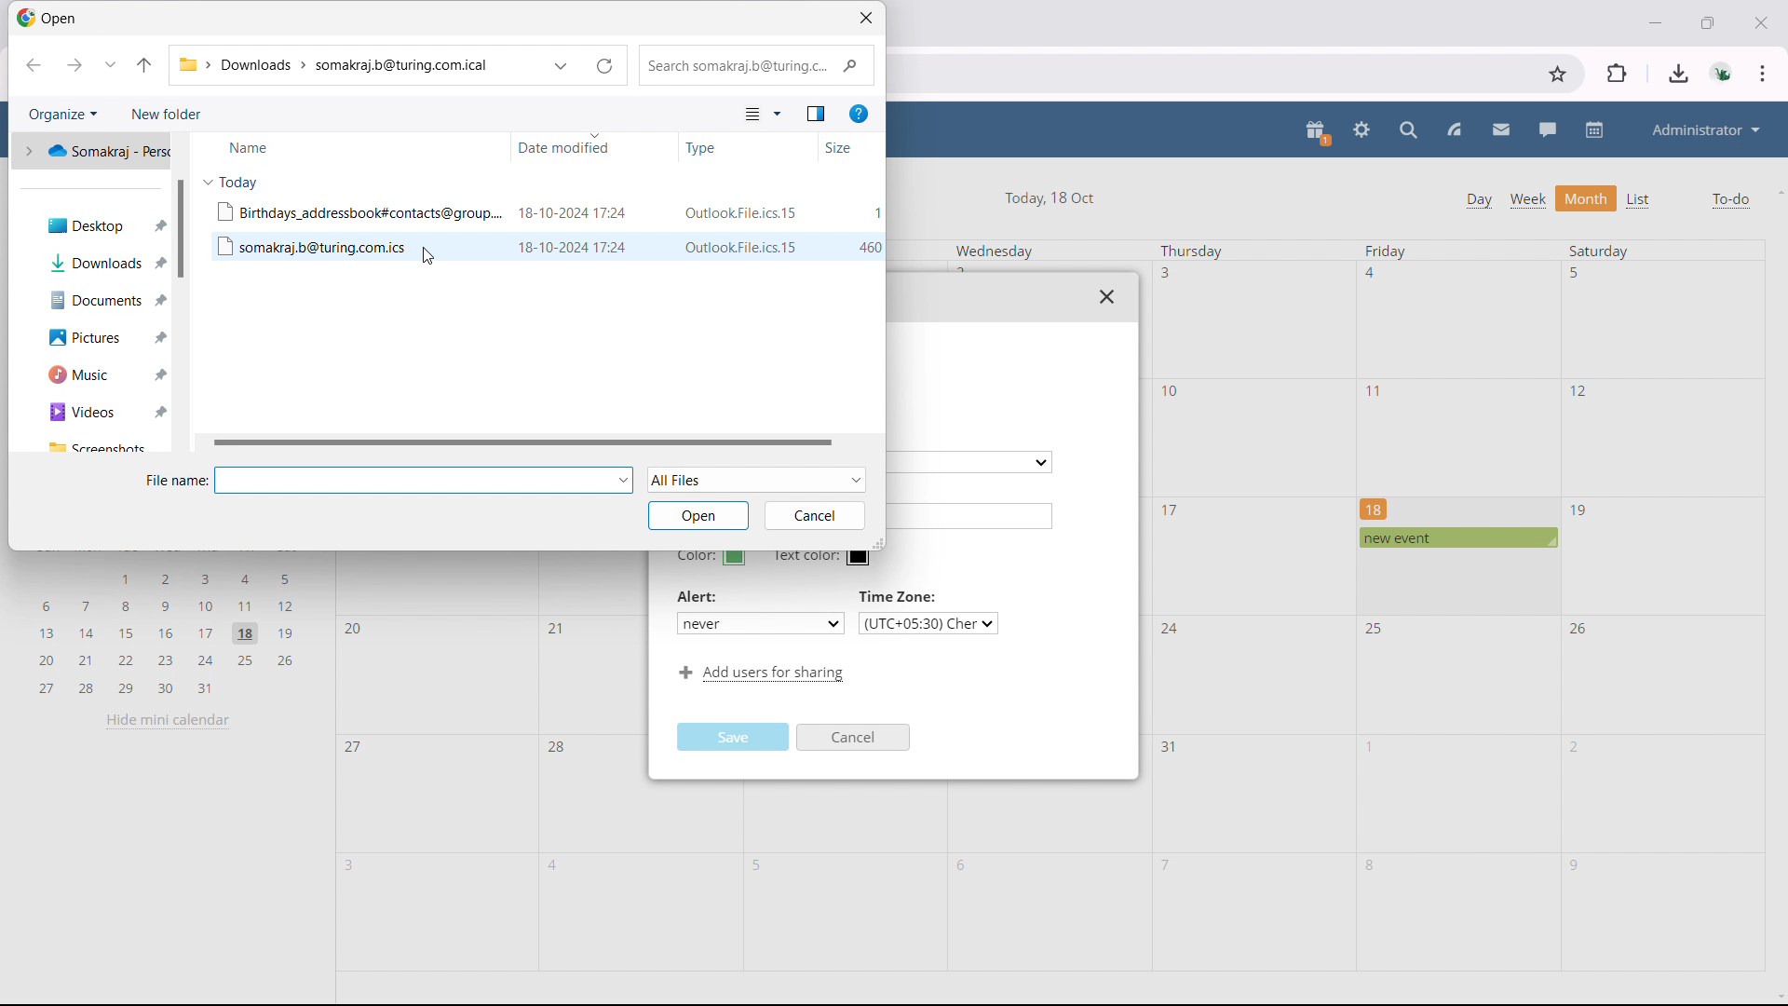  Describe the element at coordinates (98, 446) in the screenshot. I see `Screenshots` at that location.